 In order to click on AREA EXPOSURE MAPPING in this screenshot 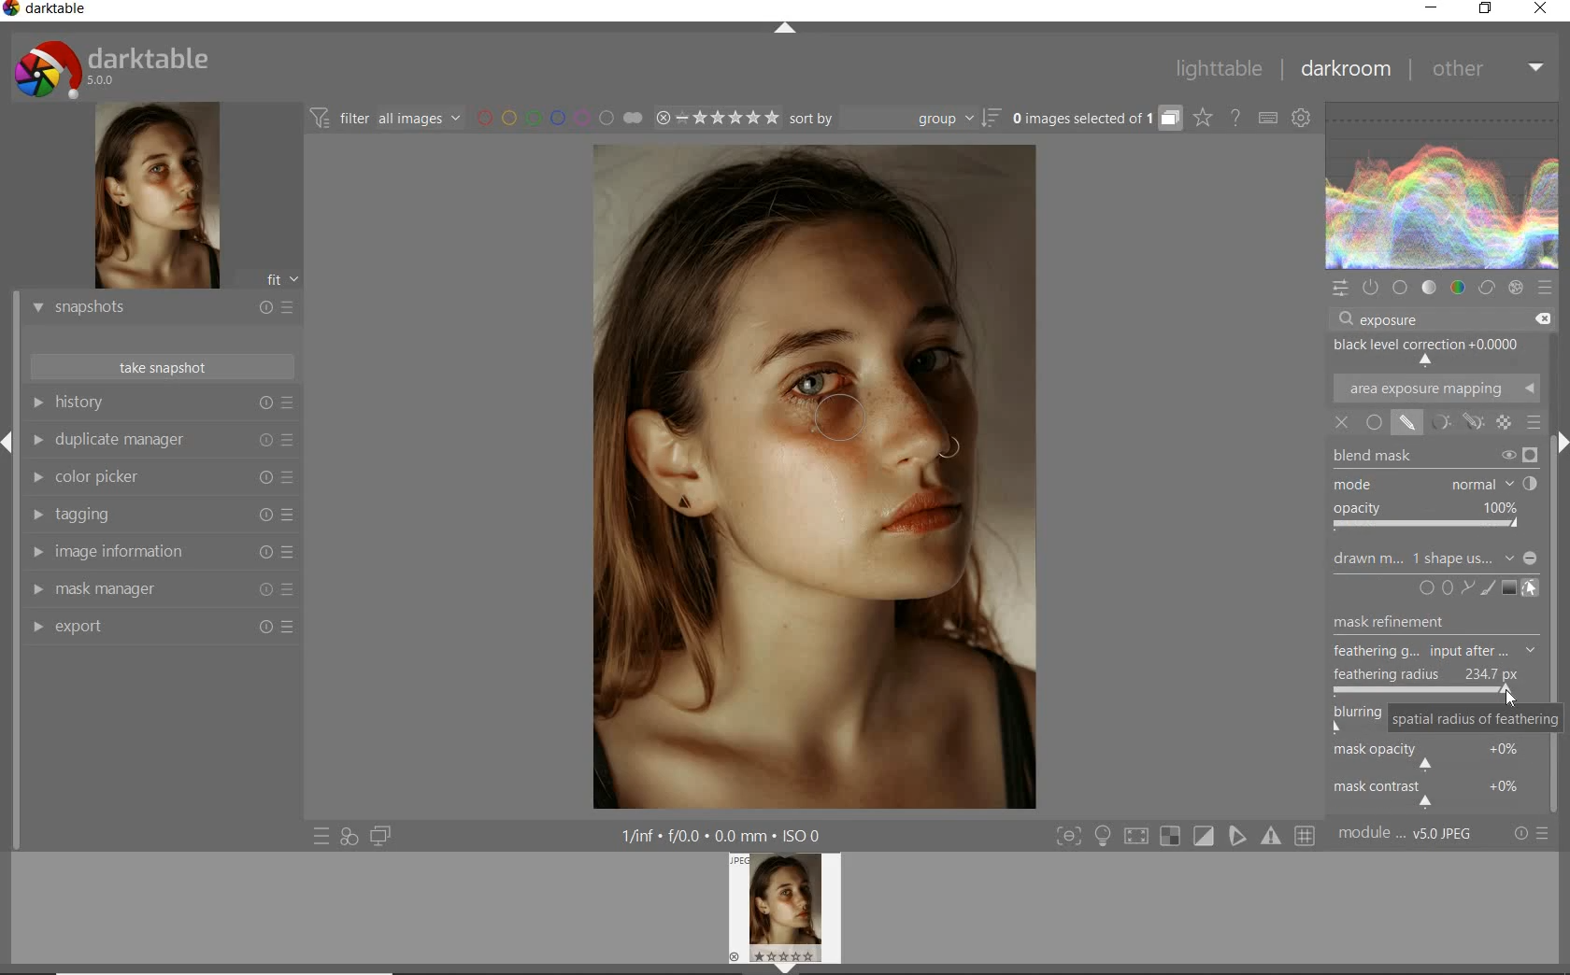, I will do `click(1436, 390)`.